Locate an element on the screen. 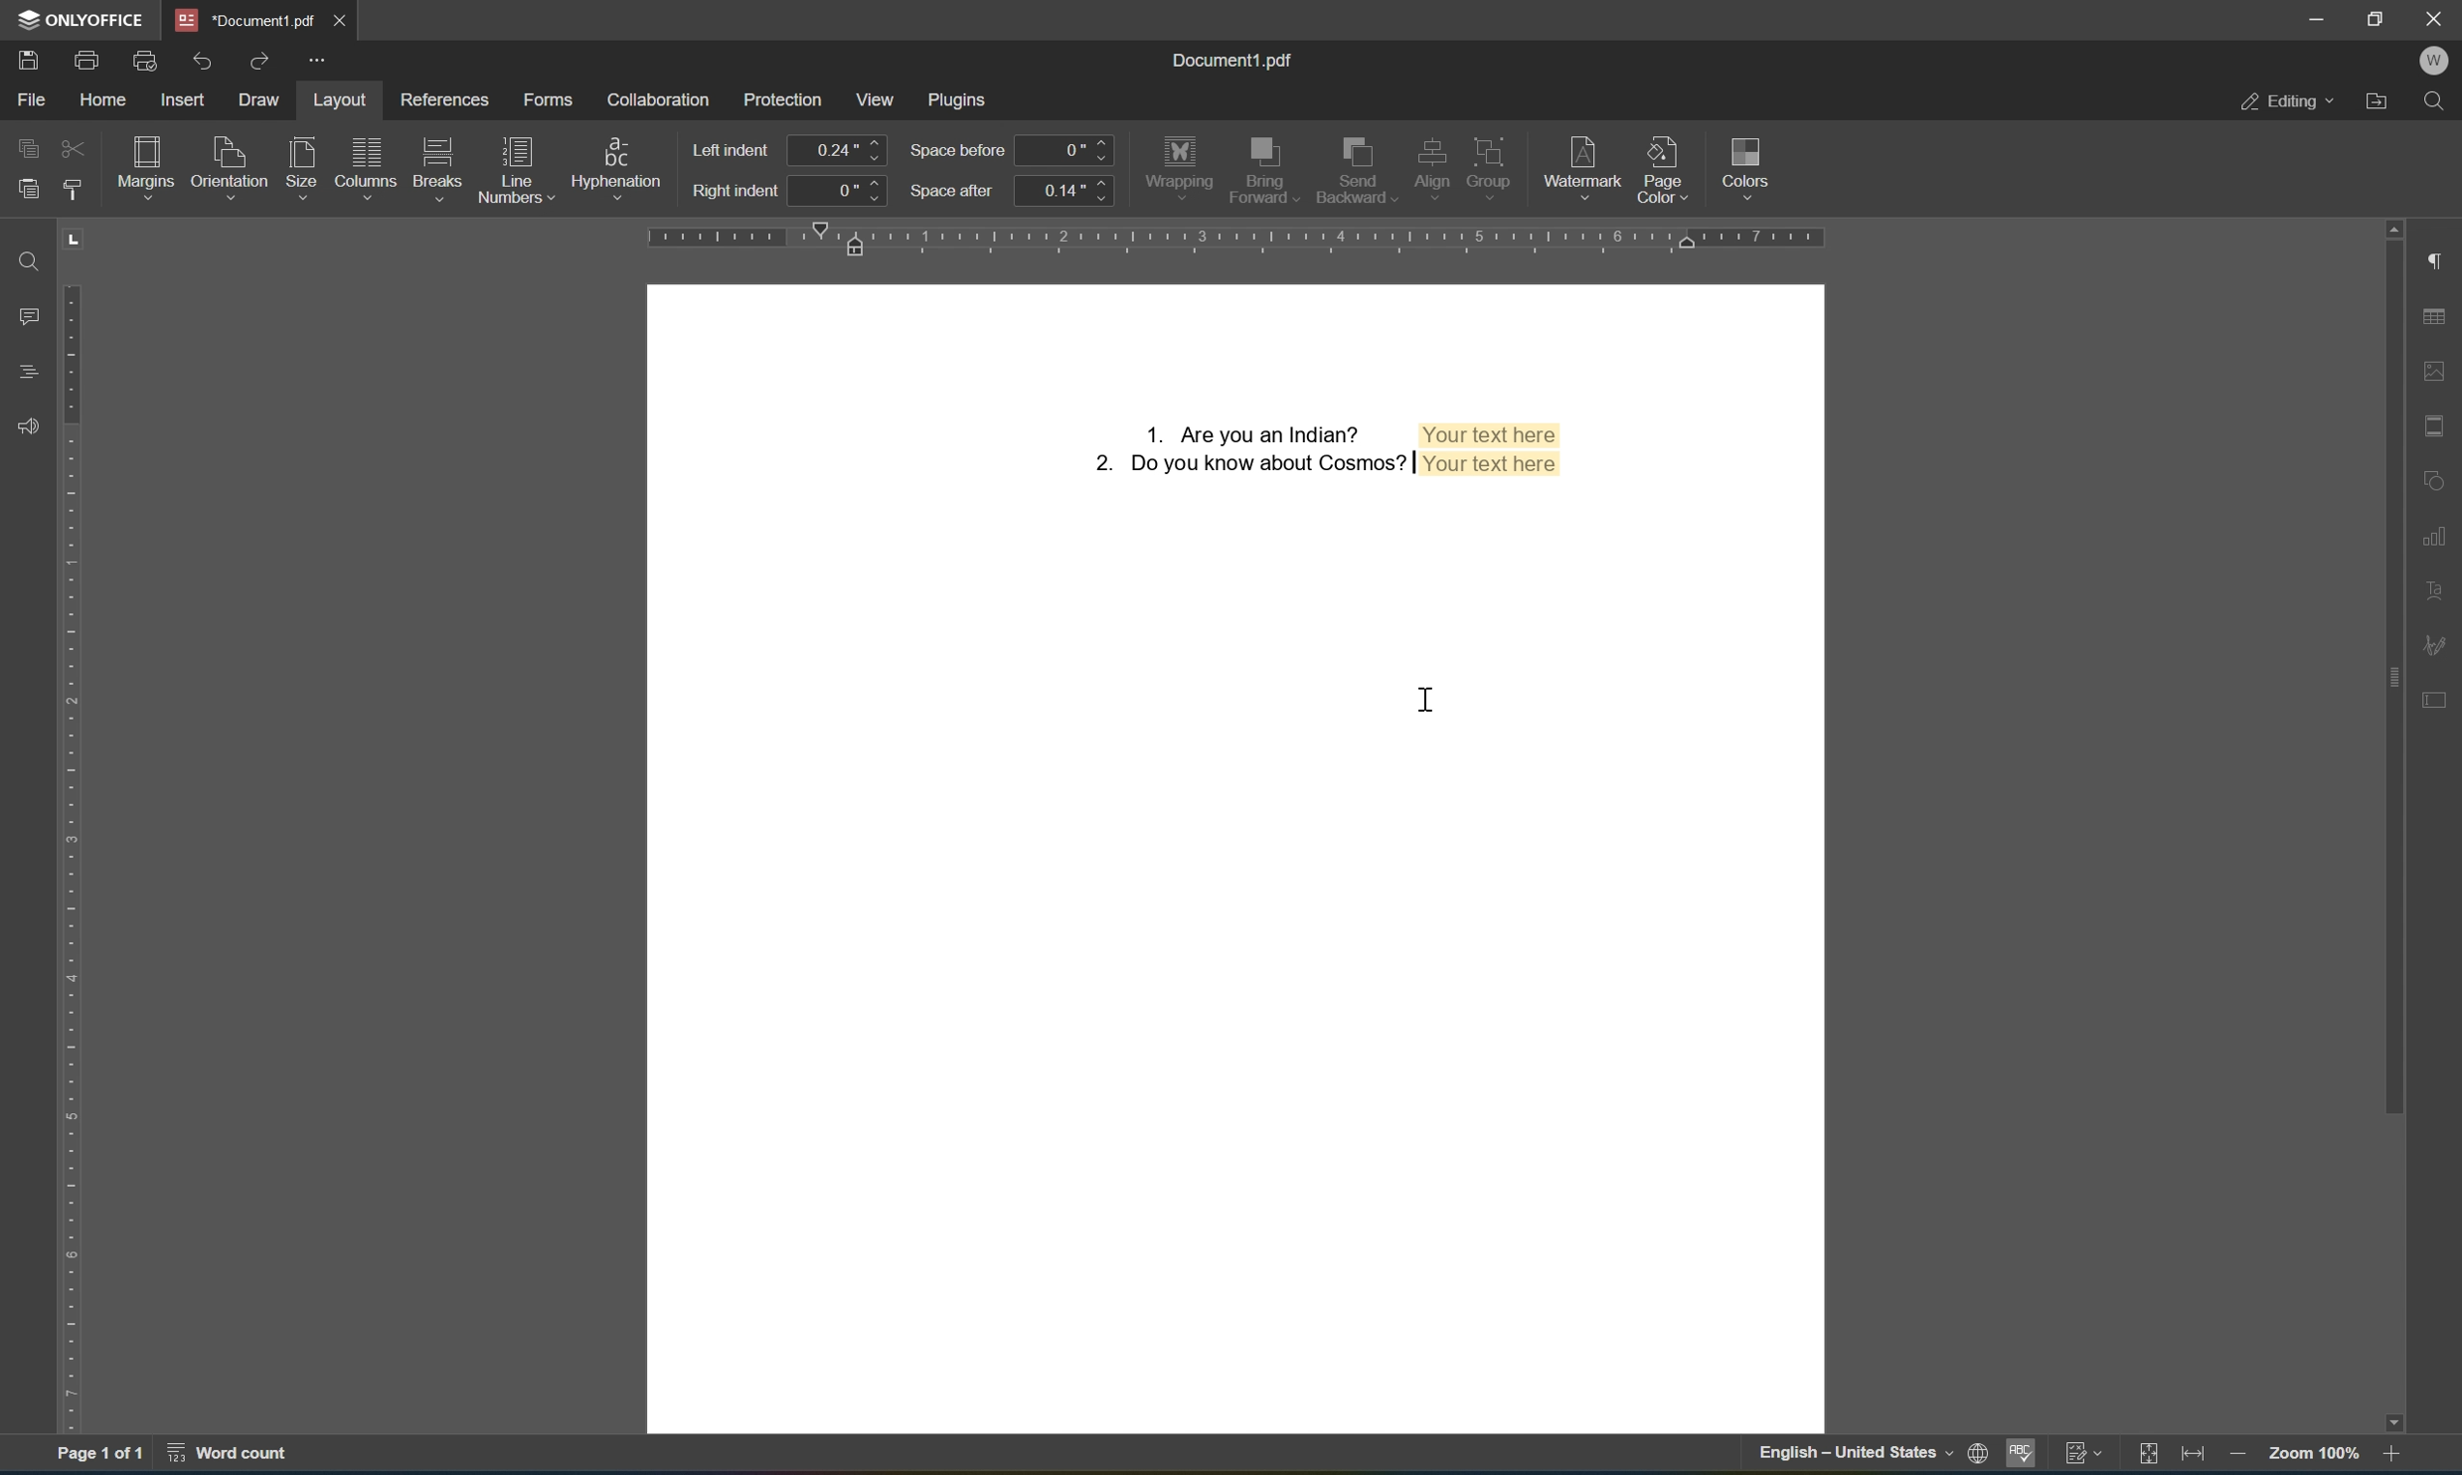  close is located at coordinates (340, 17).